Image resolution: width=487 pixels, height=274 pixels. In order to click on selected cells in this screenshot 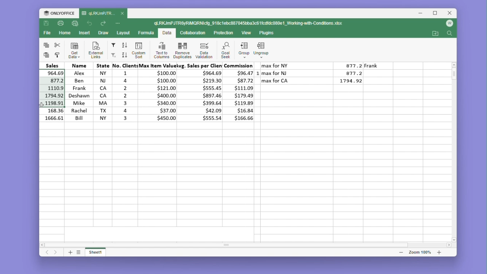, I will do `click(52, 88)`.